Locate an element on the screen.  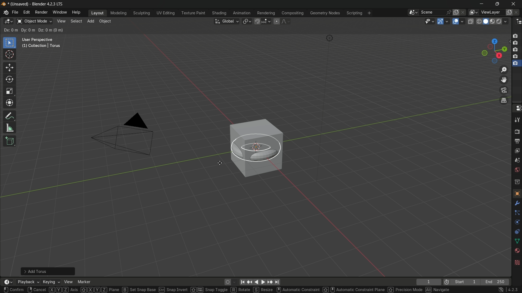
Precision Mode is located at coordinates (406, 290).